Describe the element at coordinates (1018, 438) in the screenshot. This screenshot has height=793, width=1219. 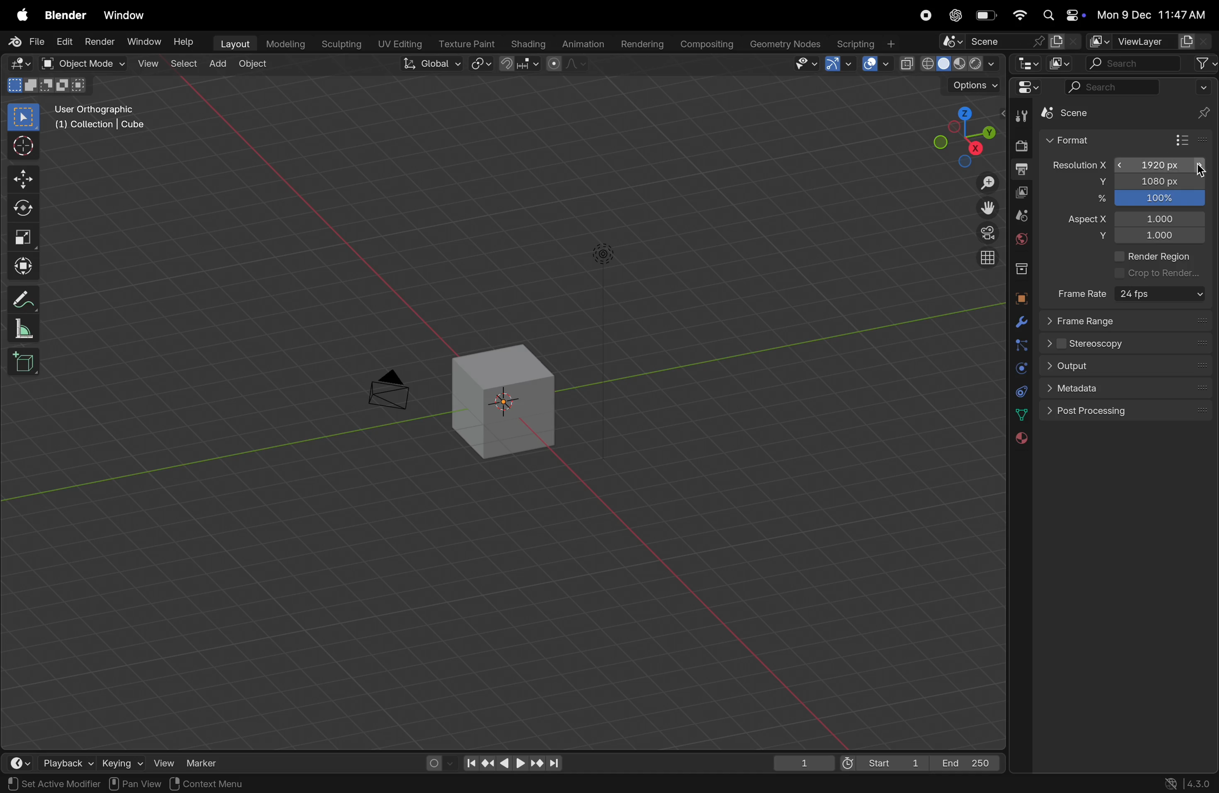
I see `material` at that location.